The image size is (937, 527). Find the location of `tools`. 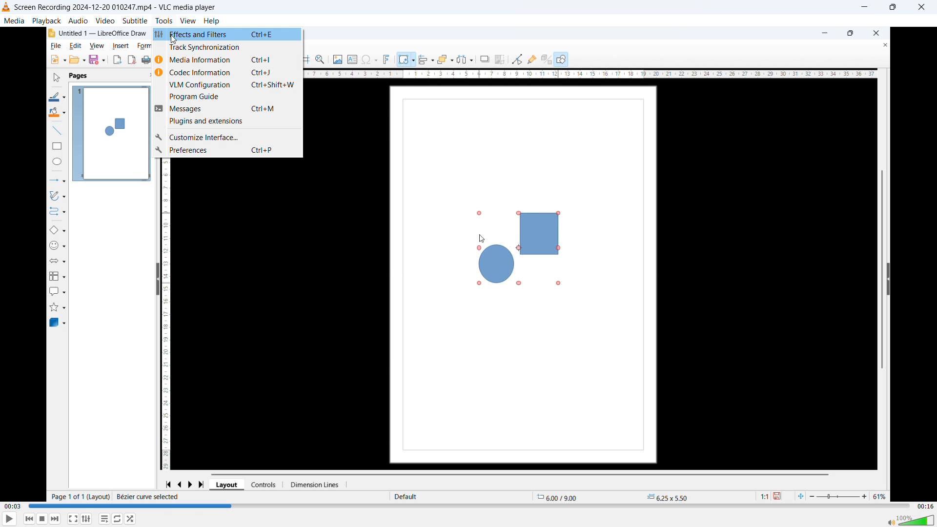

tools is located at coordinates (164, 20).